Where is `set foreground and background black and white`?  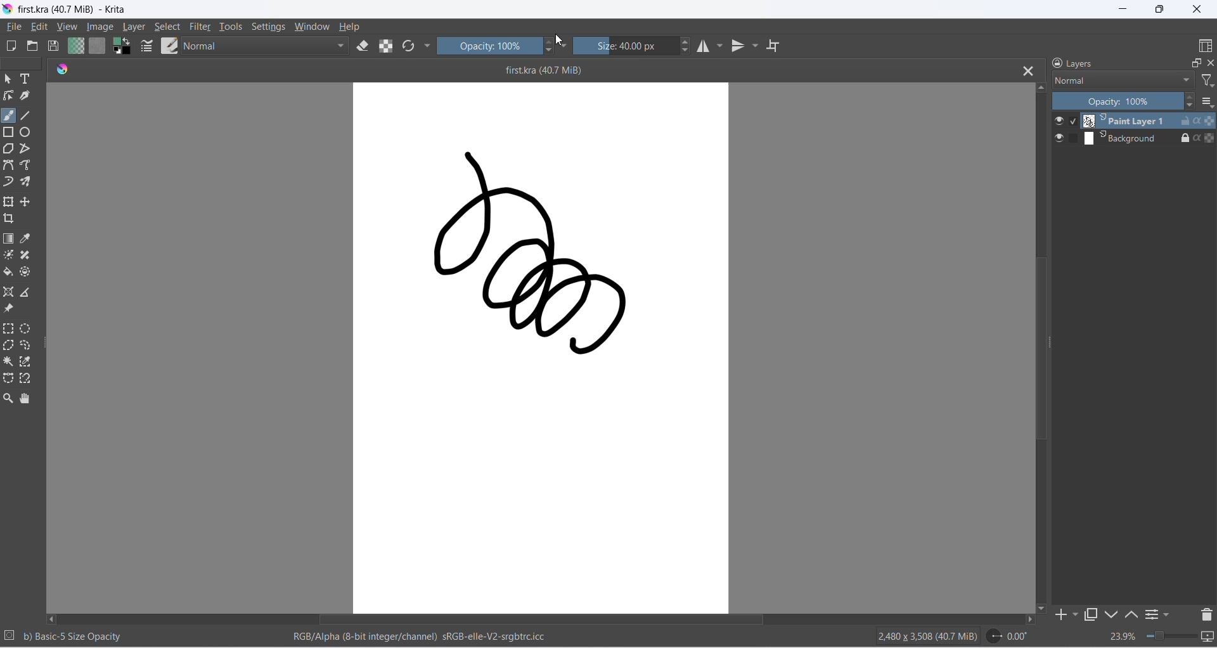 set foreground and background black and white is located at coordinates (122, 46).